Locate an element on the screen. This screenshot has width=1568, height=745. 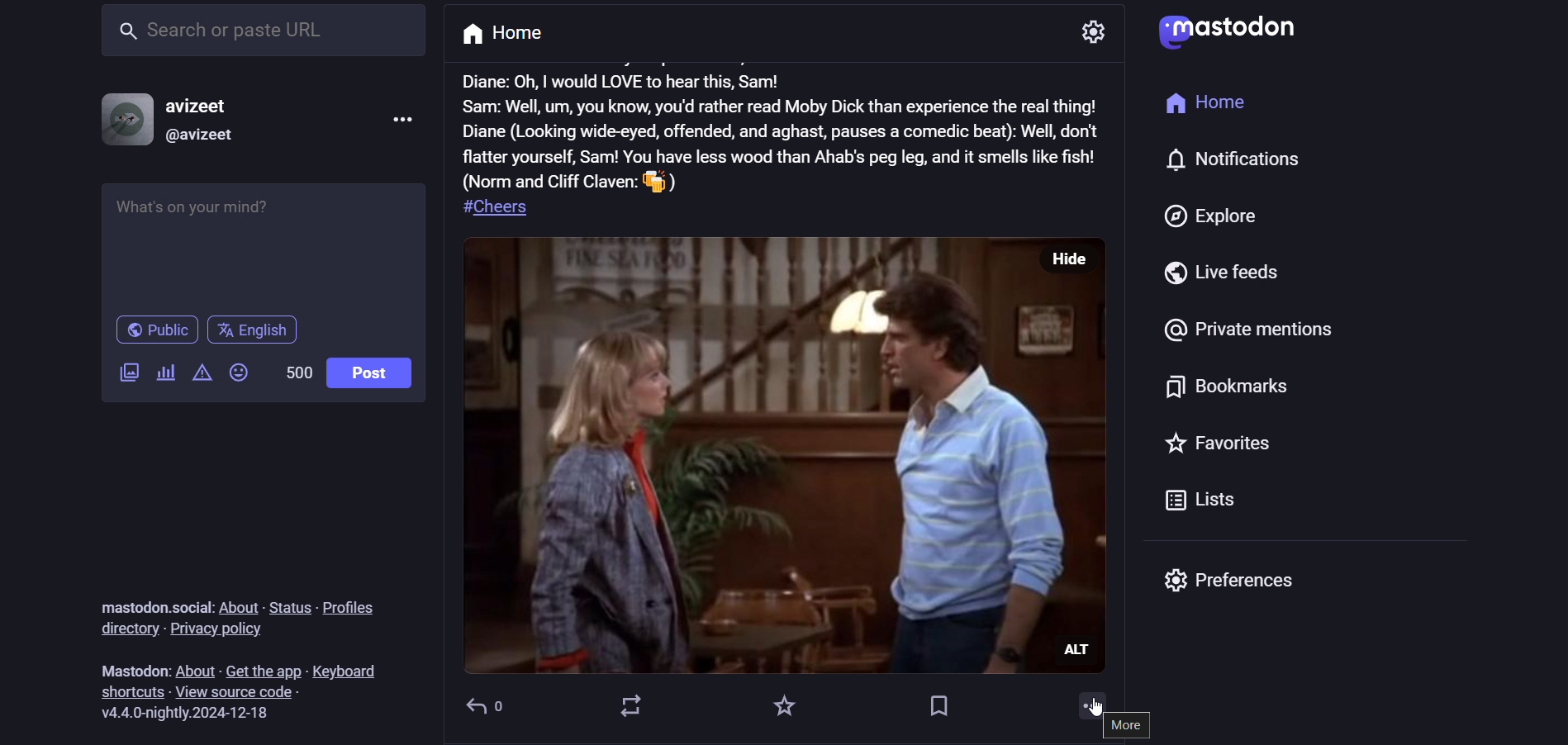
directory is located at coordinates (126, 631).